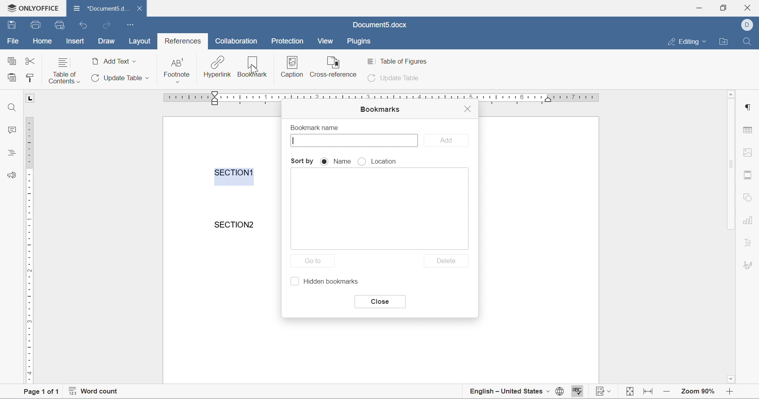 The width and height of the screenshot is (759, 399). Describe the element at coordinates (749, 131) in the screenshot. I see `table settings` at that location.